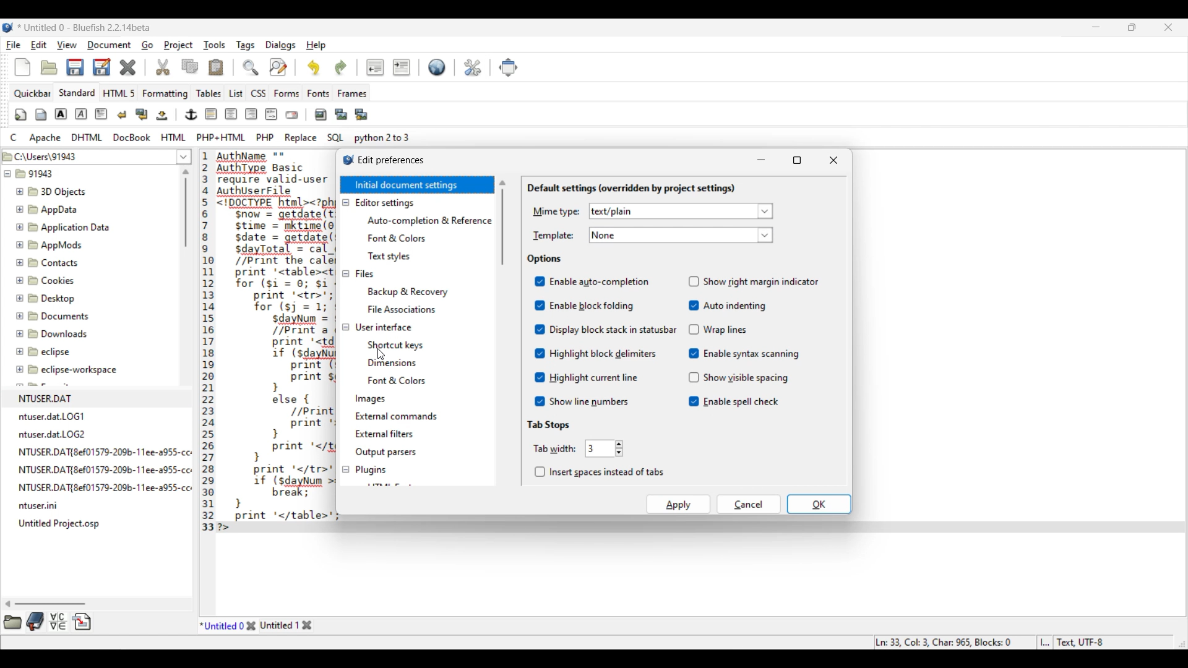  What do you see at coordinates (67, 45) in the screenshot?
I see `View menu` at bounding box center [67, 45].